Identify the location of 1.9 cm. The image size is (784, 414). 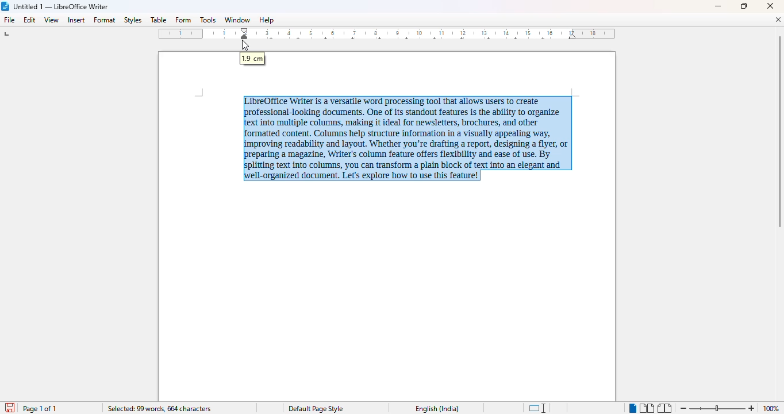
(253, 59).